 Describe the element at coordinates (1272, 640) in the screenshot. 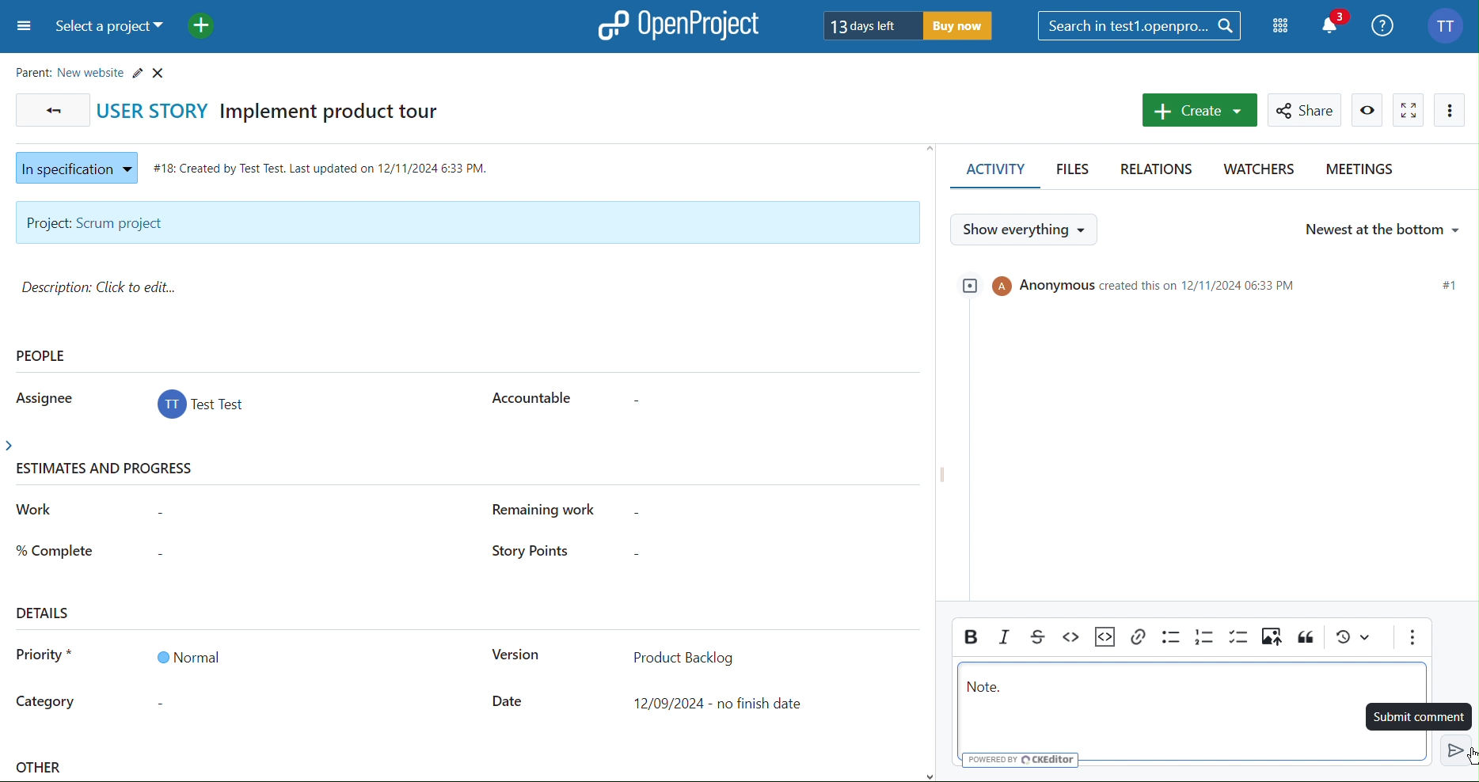

I see `Insert Image` at that location.